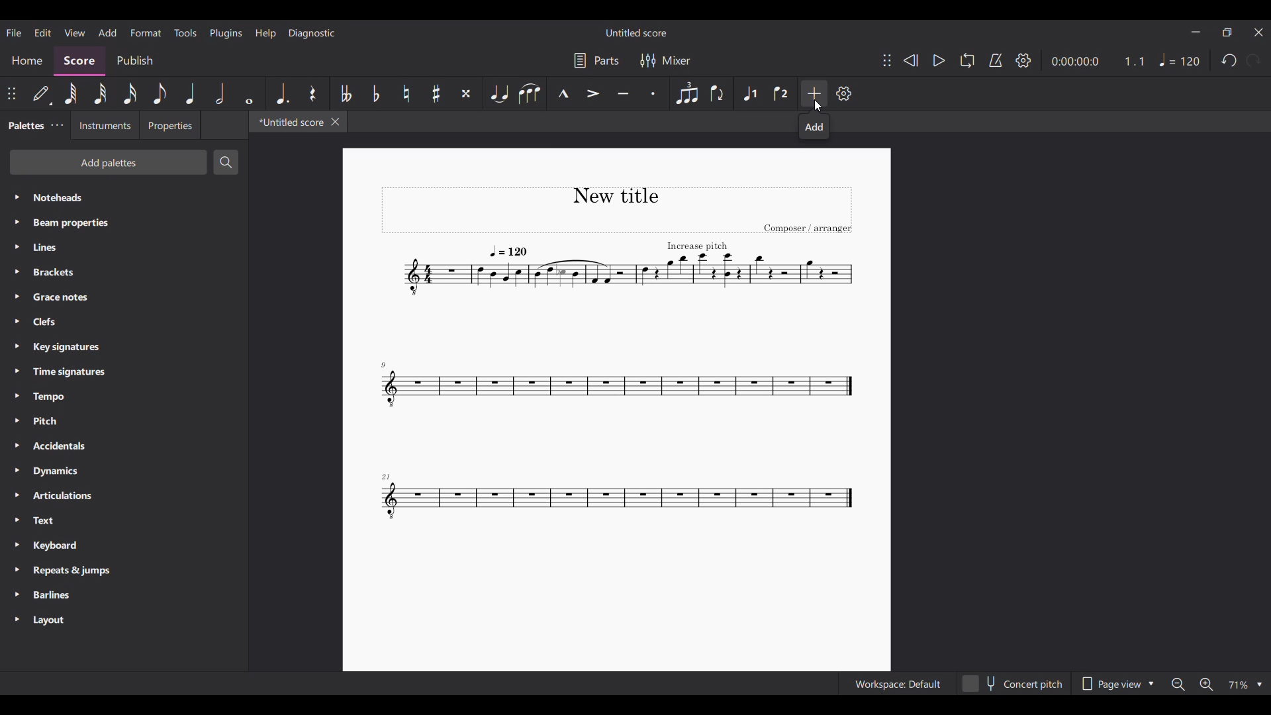 This screenshot has height=715, width=1271. Describe the element at coordinates (123, 571) in the screenshot. I see `Repeats & jumps` at that location.